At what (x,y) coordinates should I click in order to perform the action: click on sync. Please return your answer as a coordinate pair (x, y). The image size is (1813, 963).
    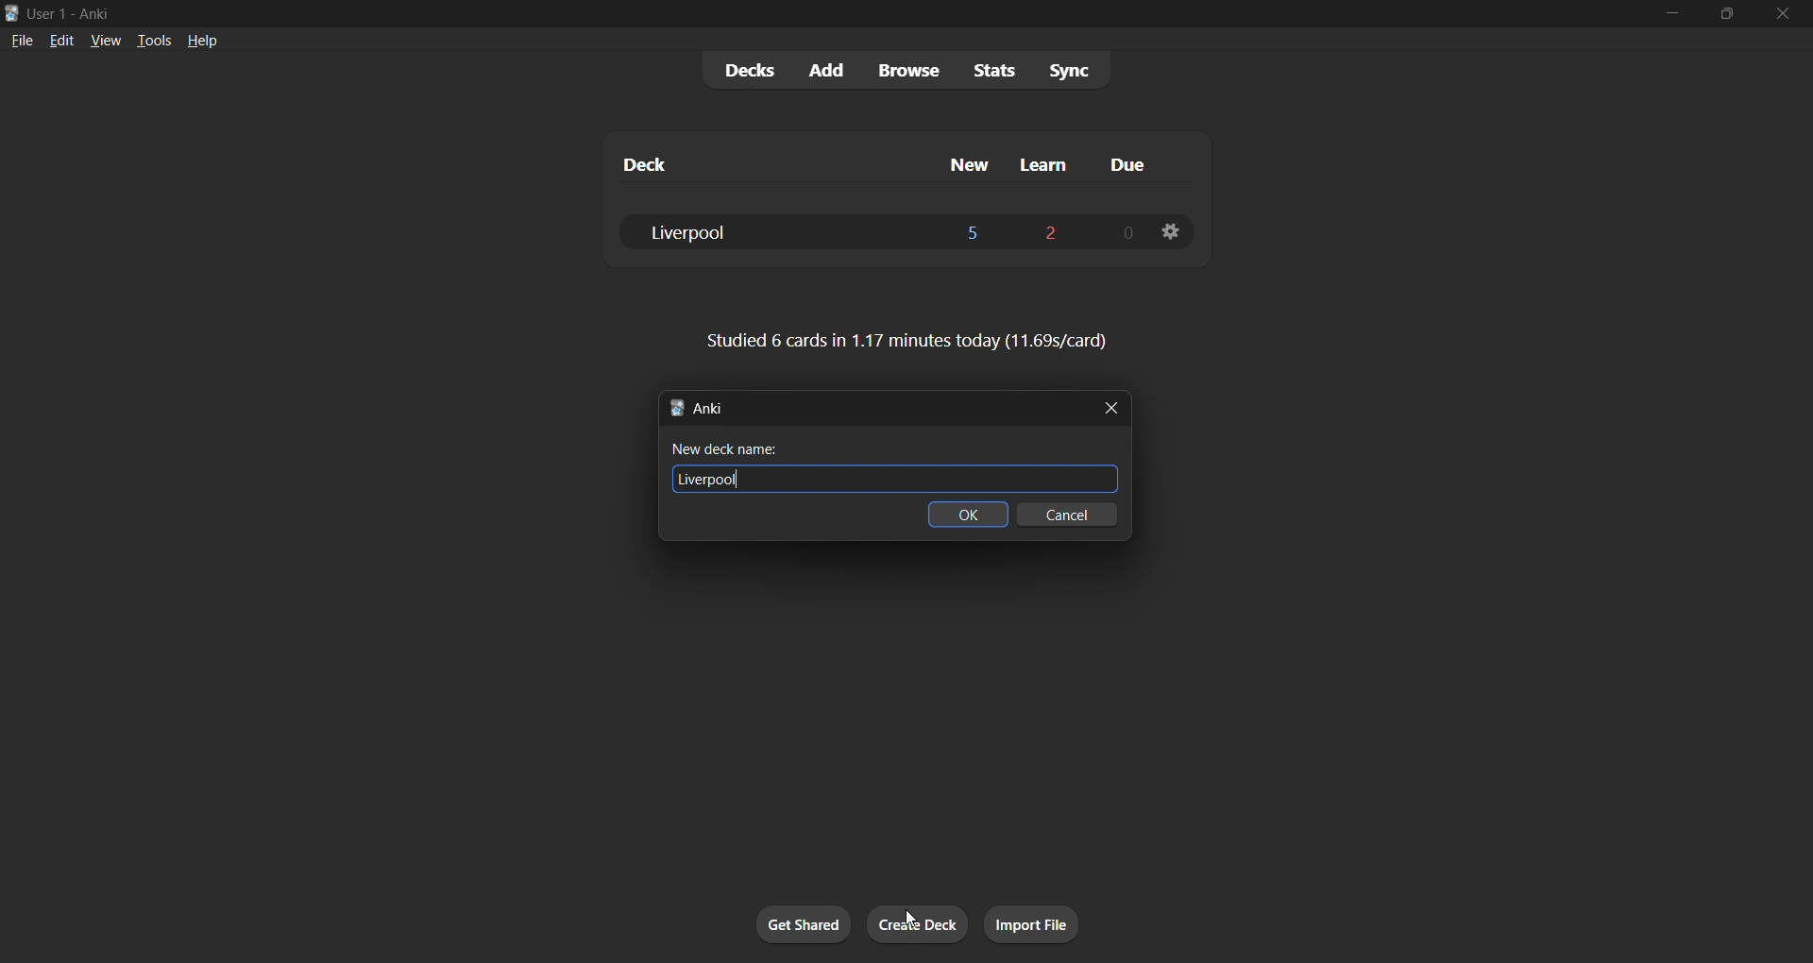
    Looking at the image, I should click on (1076, 67).